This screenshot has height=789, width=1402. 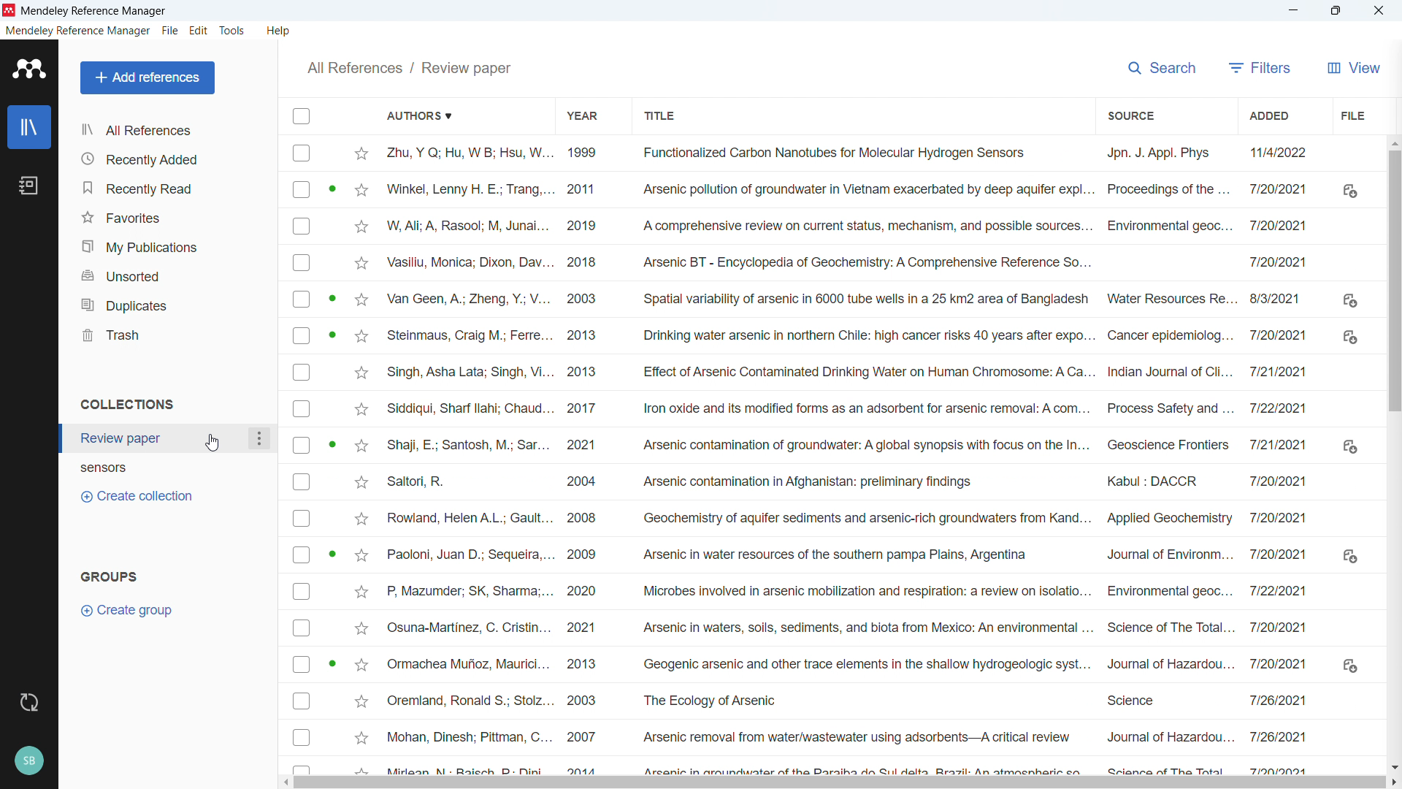 I want to click on Collections , so click(x=129, y=403).